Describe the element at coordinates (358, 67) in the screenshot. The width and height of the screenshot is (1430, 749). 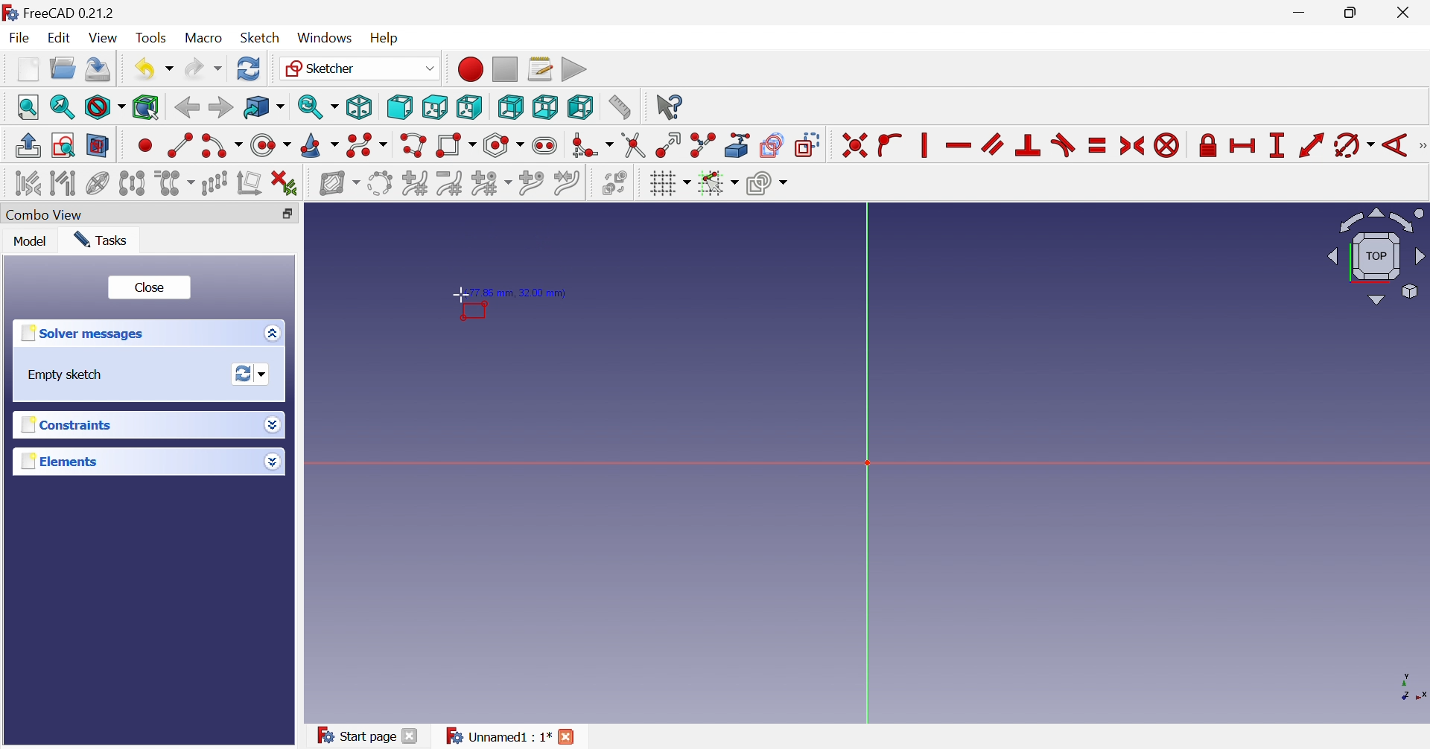
I see `Sketcher` at that location.